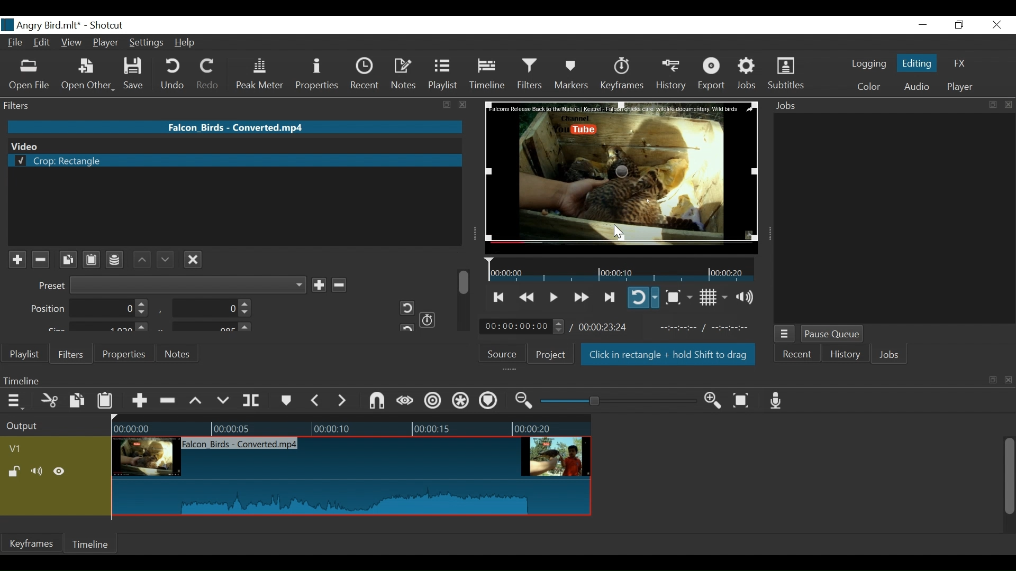 The image size is (1016, 571). Describe the element at coordinates (643, 297) in the screenshot. I see `Toggle player looping` at that location.